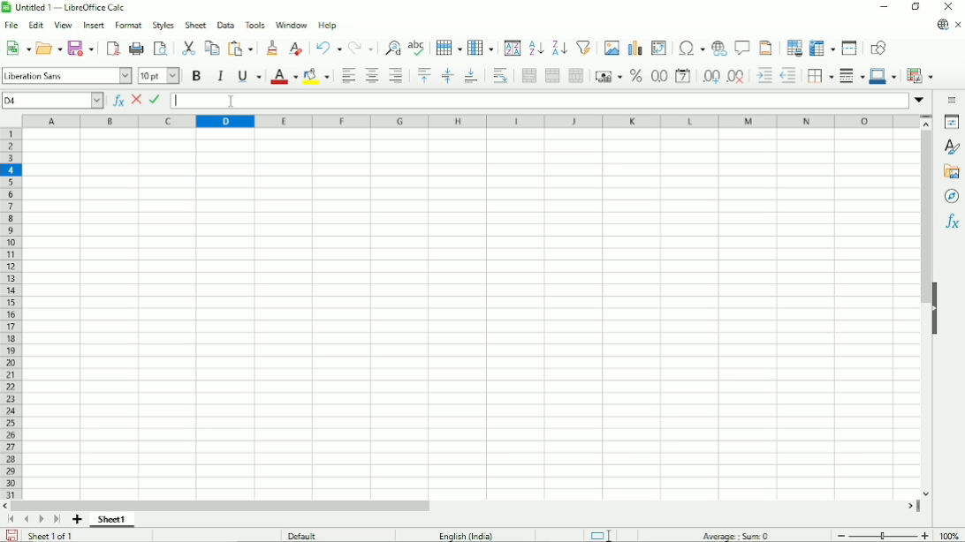  What do you see at coordinates (136, 99) in the screenshot?
I see `Cancel` at bounding box center [136, 99].